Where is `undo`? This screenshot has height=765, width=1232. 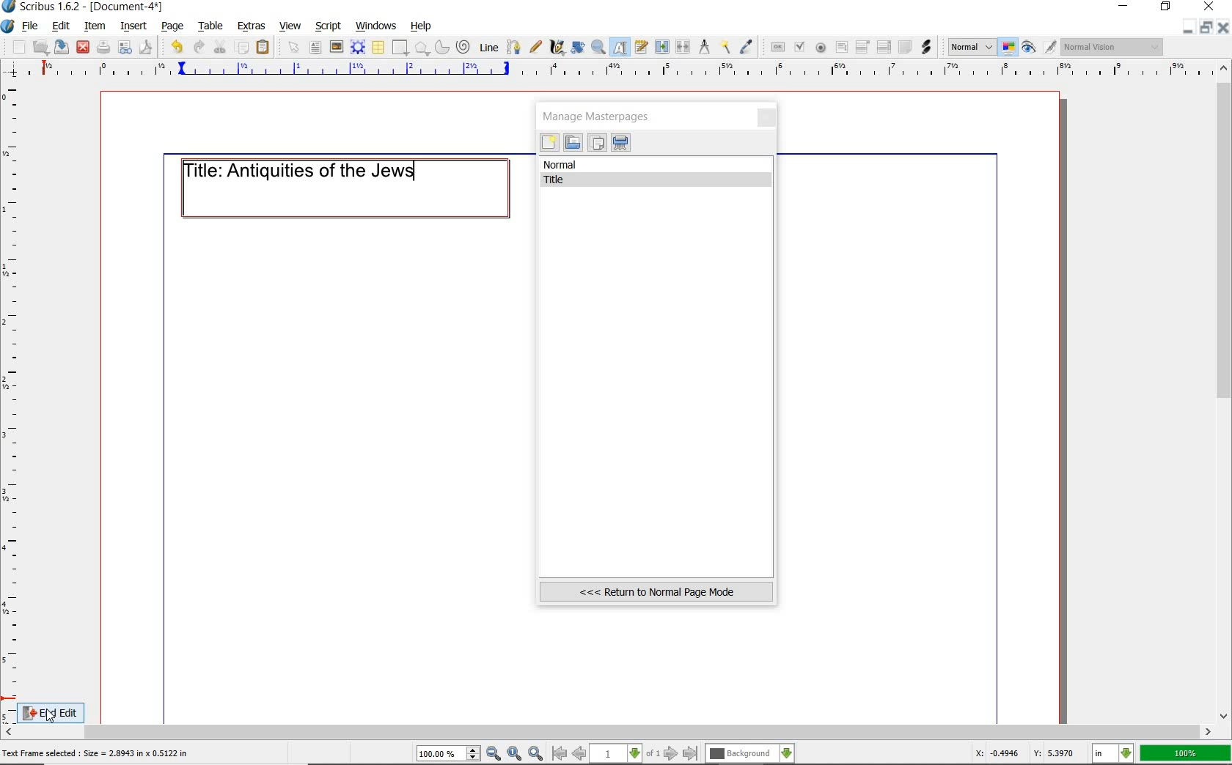
undo is located at coordinates (174, 45).